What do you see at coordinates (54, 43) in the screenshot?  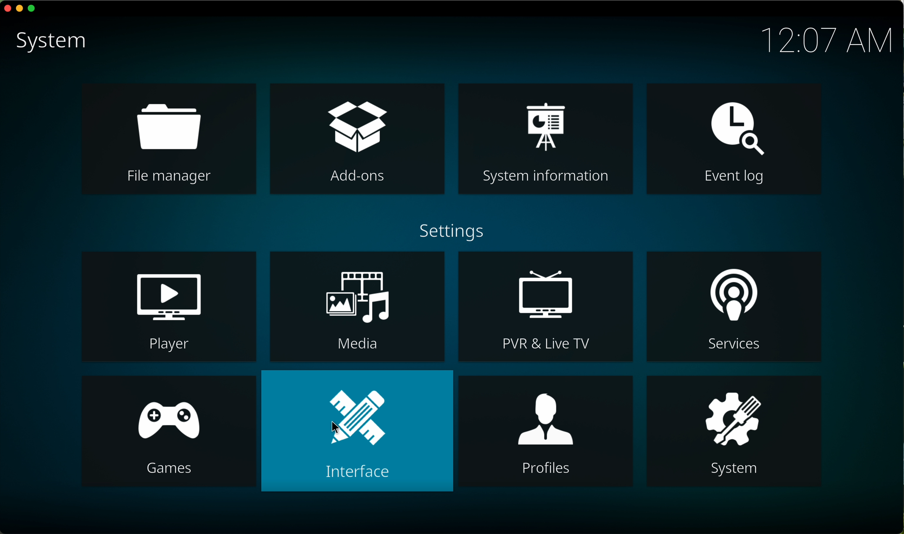 I see `system` at bounding box center [54, 43].